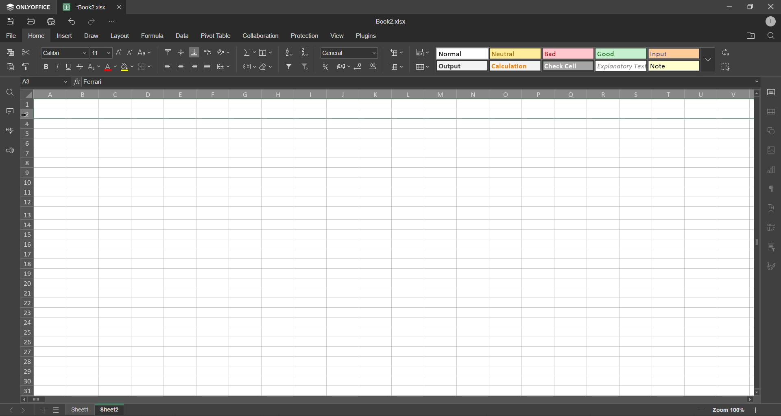 This screenshot has width=781, height=416. What do you see at coordinates (182, 67) in the screenshot?
I see `align center` at bounding box center [182, 67].